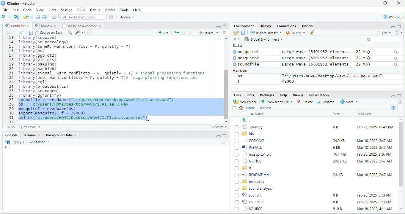  I want to click on search, so click(383, 40).